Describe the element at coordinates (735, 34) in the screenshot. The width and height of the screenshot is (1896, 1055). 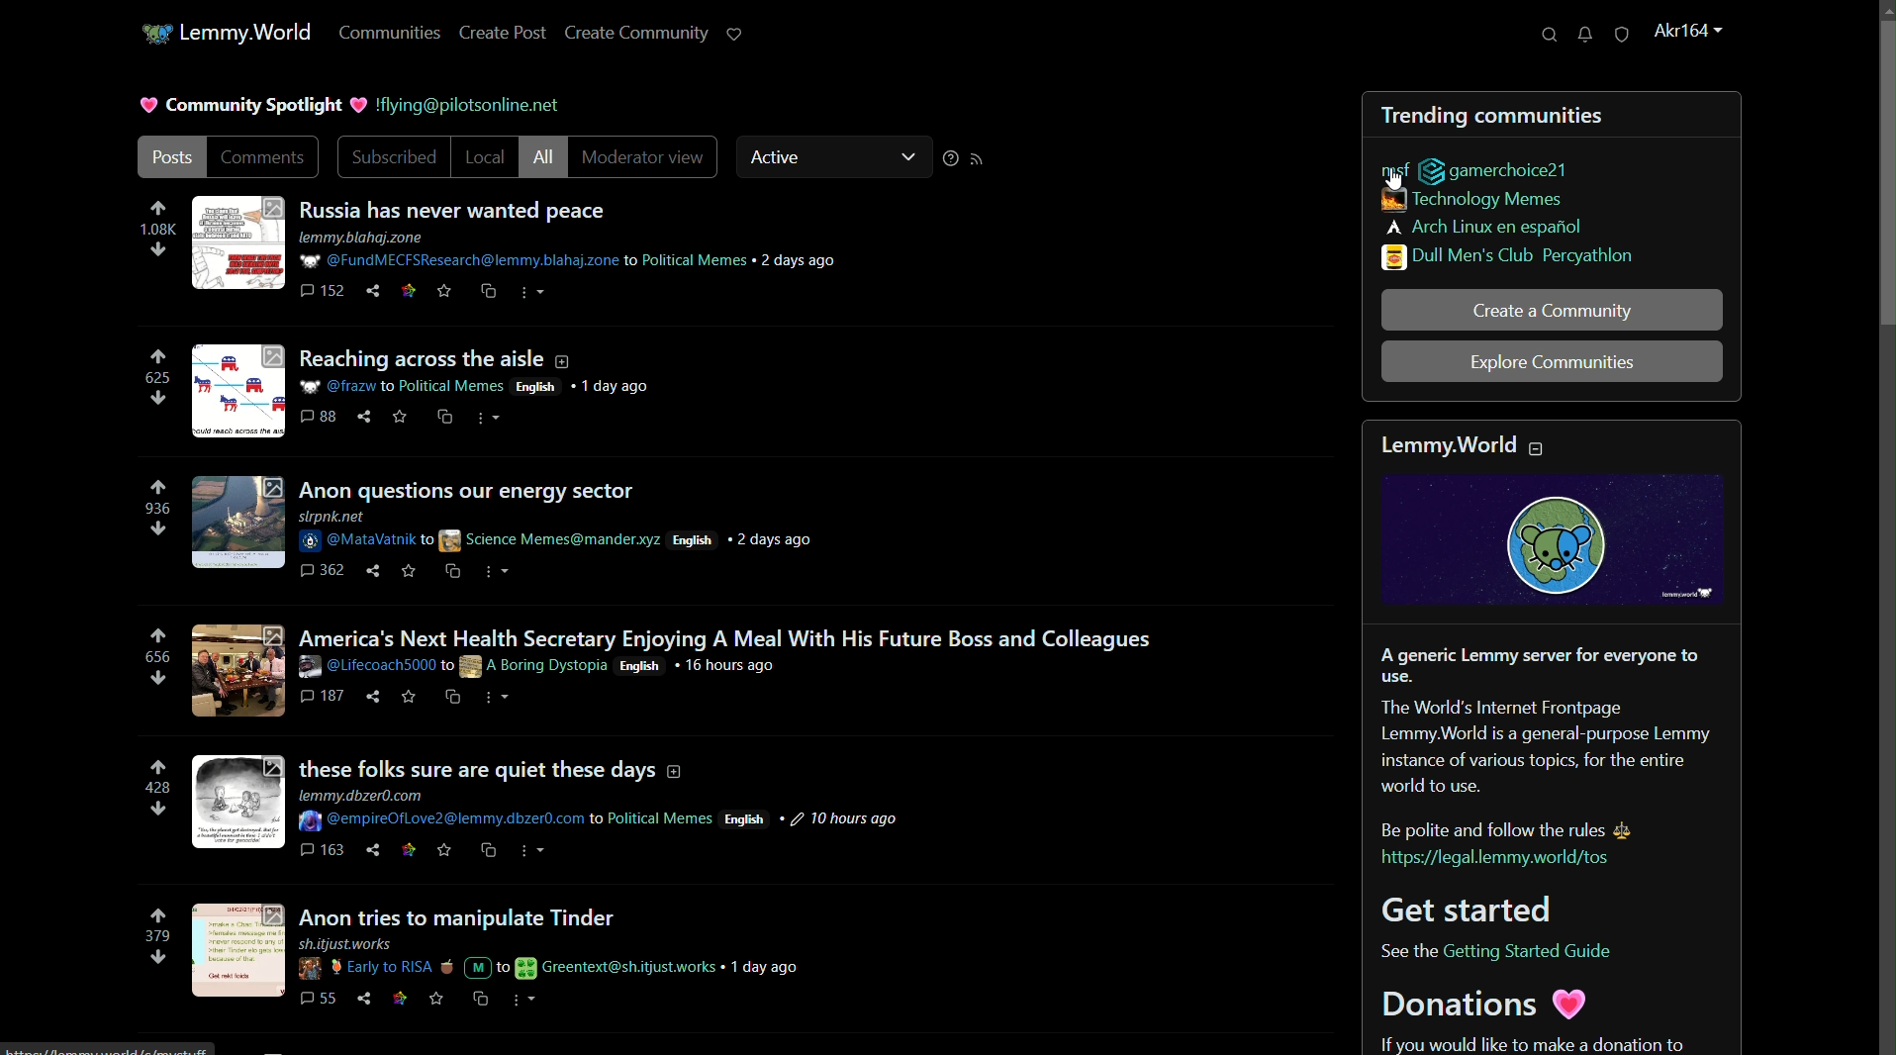
I see `support lemmy.world` at that location.